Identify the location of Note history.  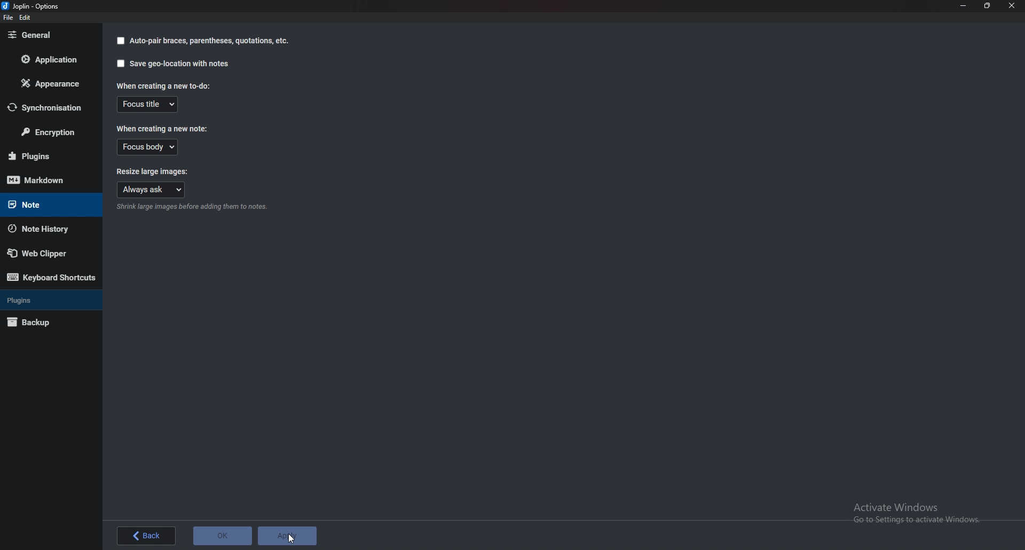
(44, 229).